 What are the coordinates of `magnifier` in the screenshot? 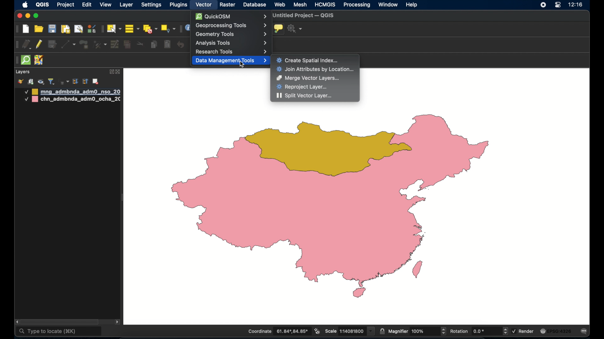 It's located at (417, 331).